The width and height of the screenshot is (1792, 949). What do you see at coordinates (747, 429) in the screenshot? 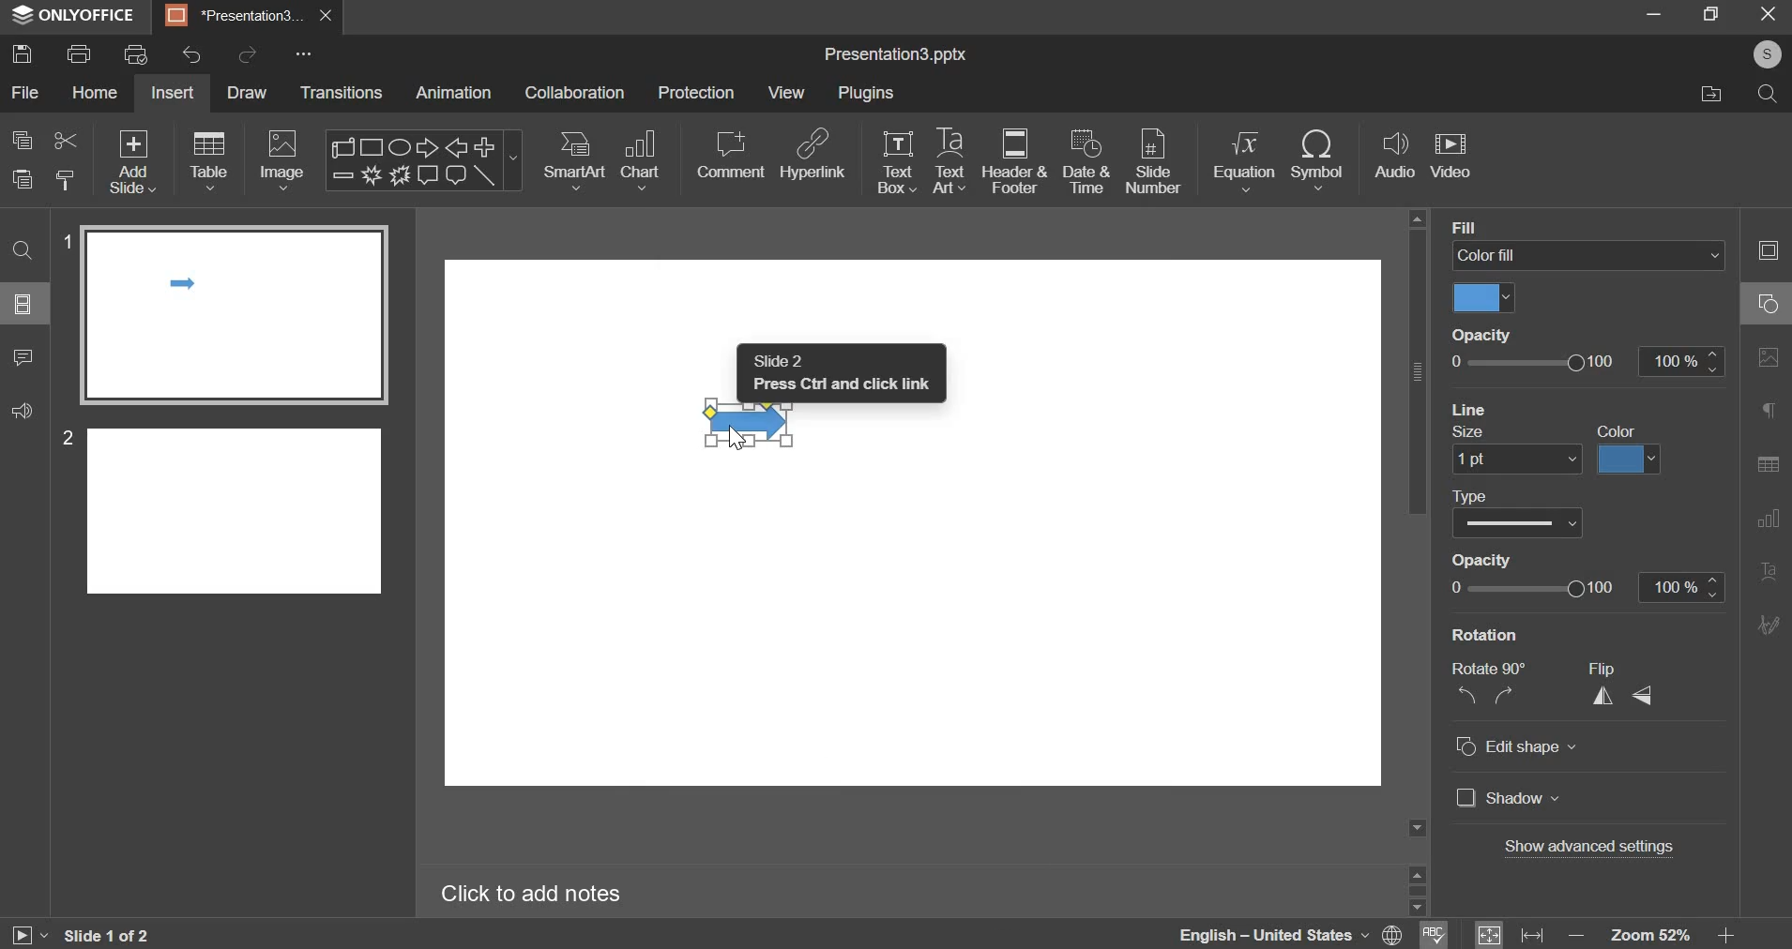
I see `right arrow shape selected` at bounding box center [747, 429].